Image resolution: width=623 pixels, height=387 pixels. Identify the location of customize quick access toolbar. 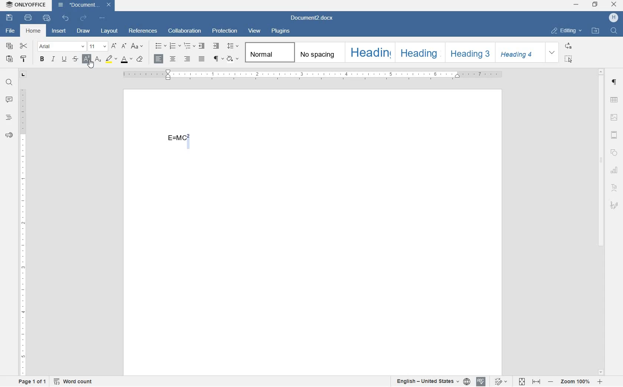
(102, 18).